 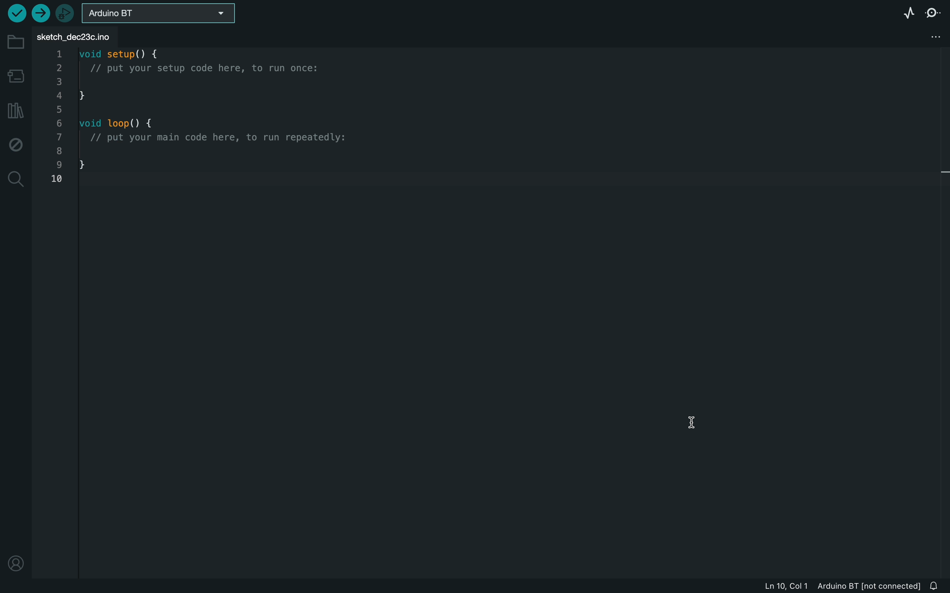 What do you see at coordinates (935, 586) in the screenshot?
I see `notification` at bounding box center [935, 586].